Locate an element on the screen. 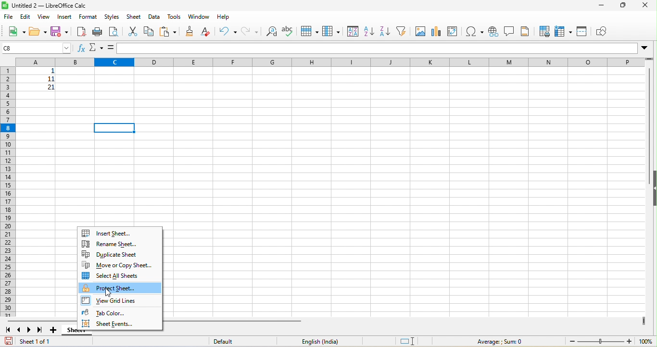  column headings is located at coordinates (325, 61).